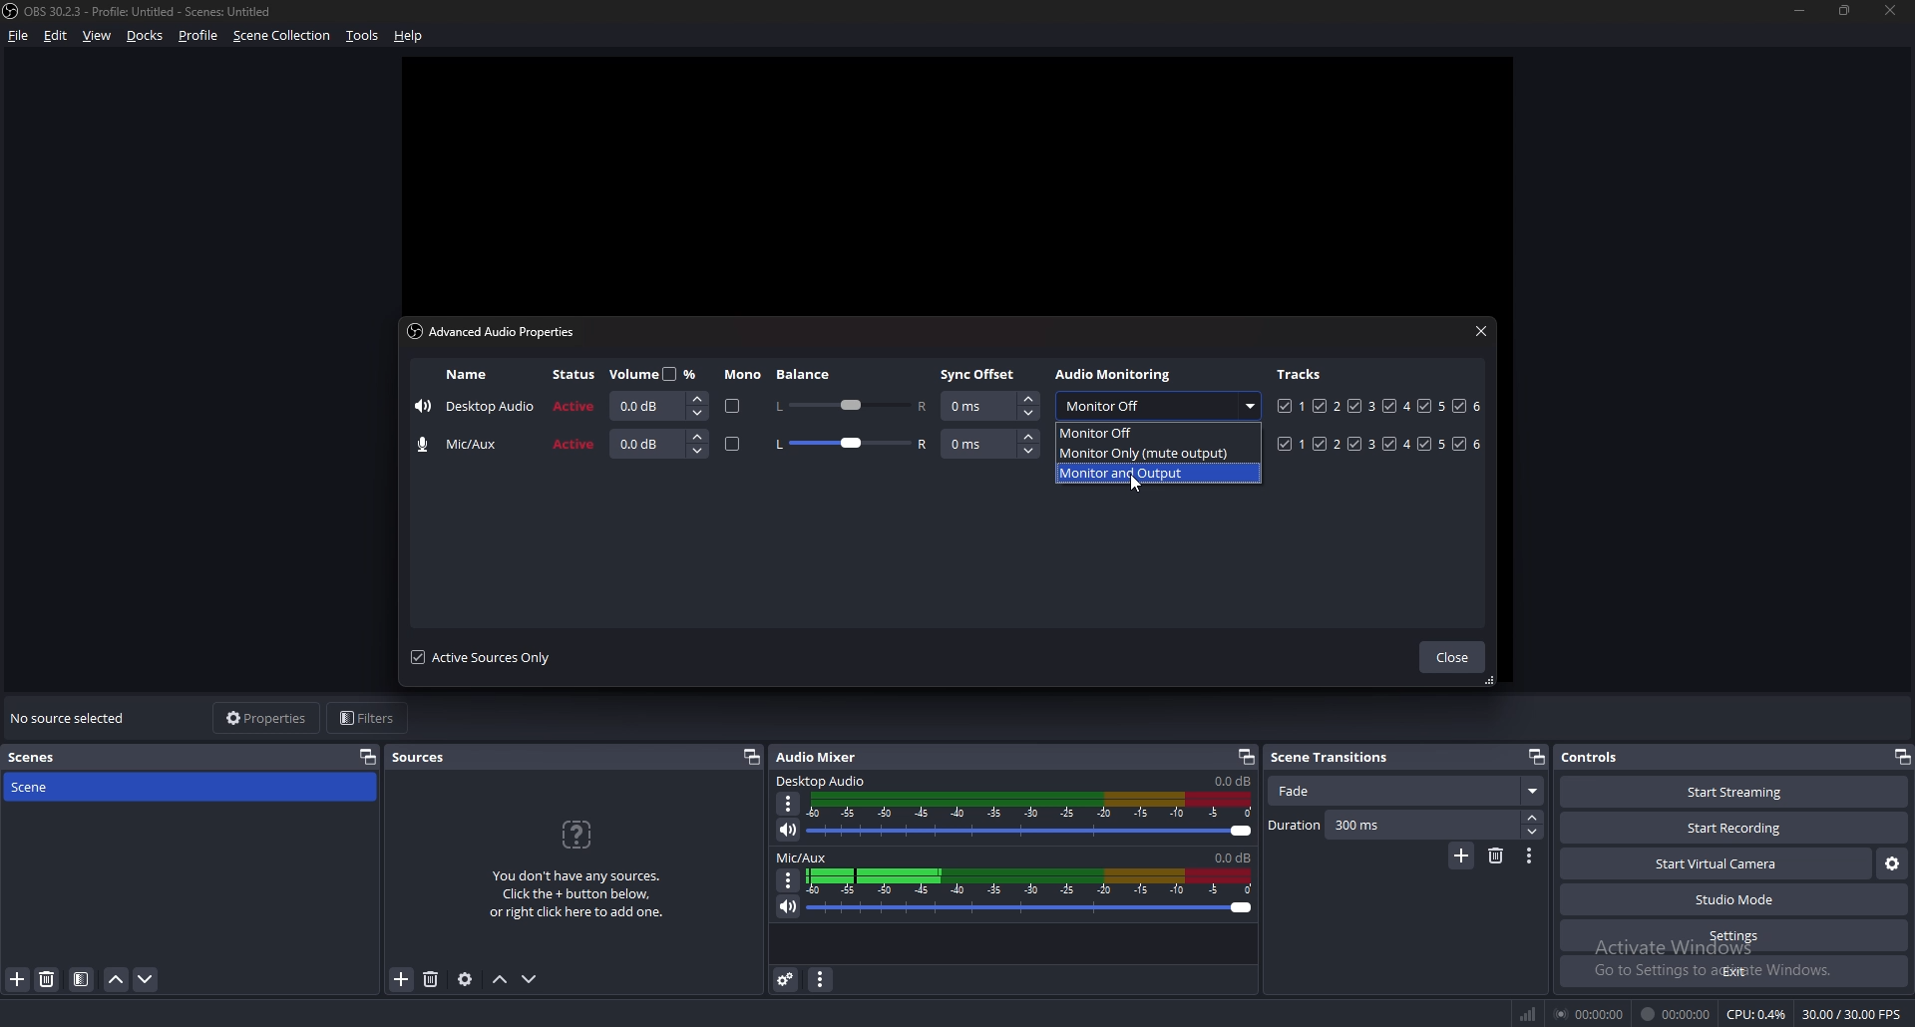 Image resolution: width=1915 pixels, height=1027 pixels. What do you see at coordinates (1901, 756) in the screenshot?
I see `pop out` at bounding box center [1901, 756].